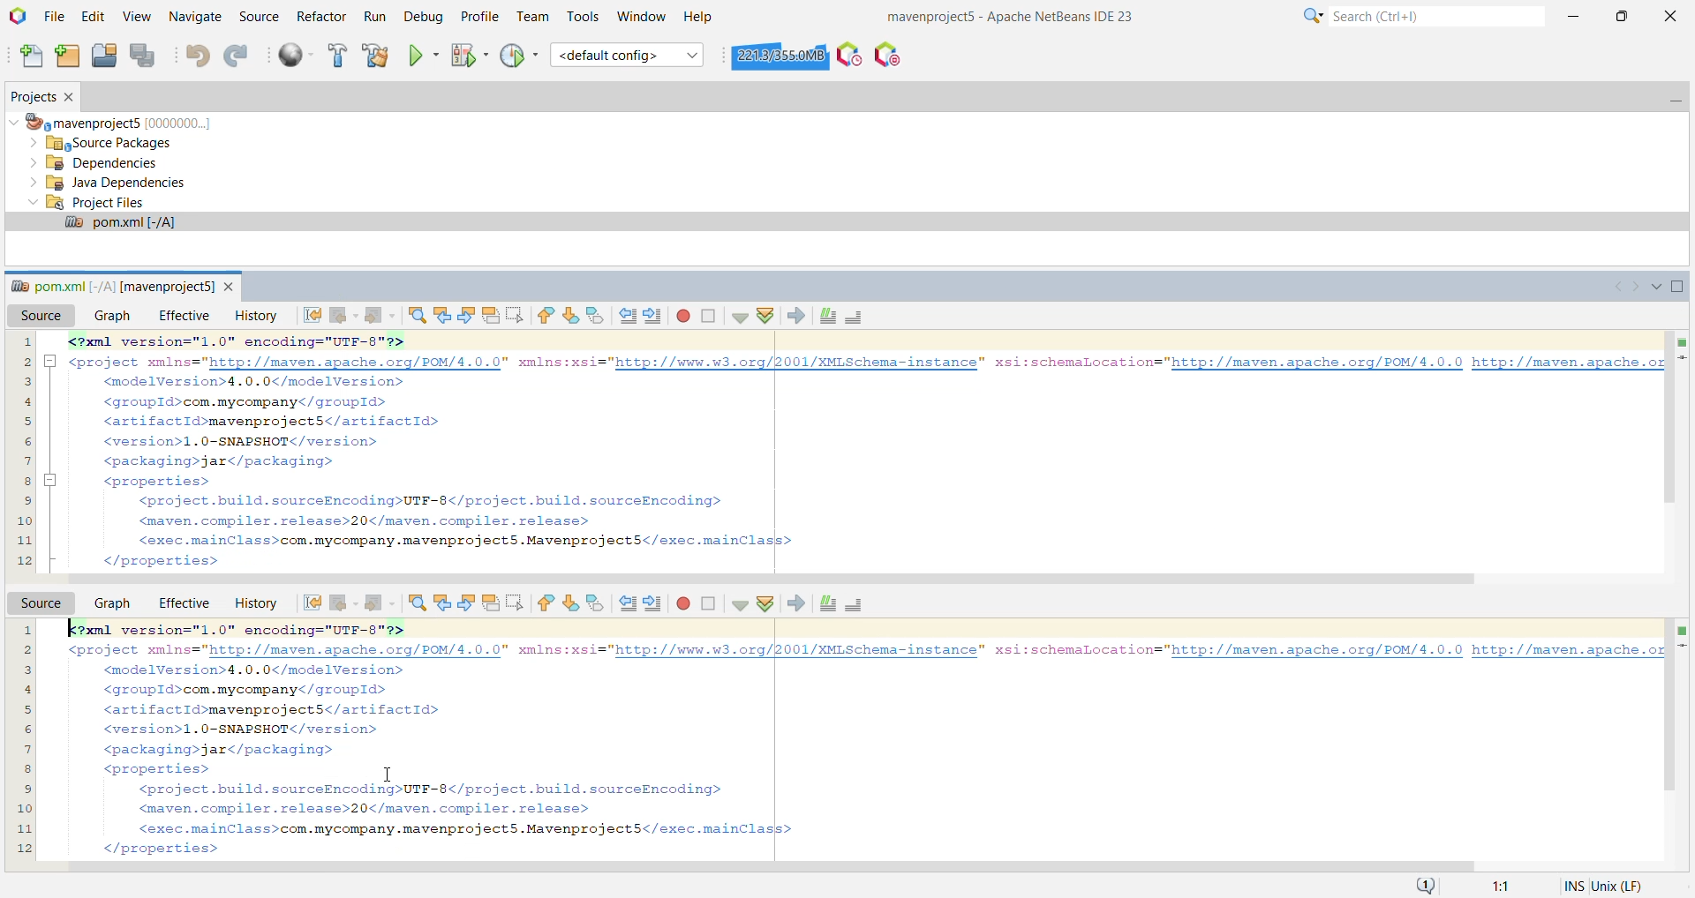 The image size is (1695, 898). I want to click on 7, so click(26, 460).